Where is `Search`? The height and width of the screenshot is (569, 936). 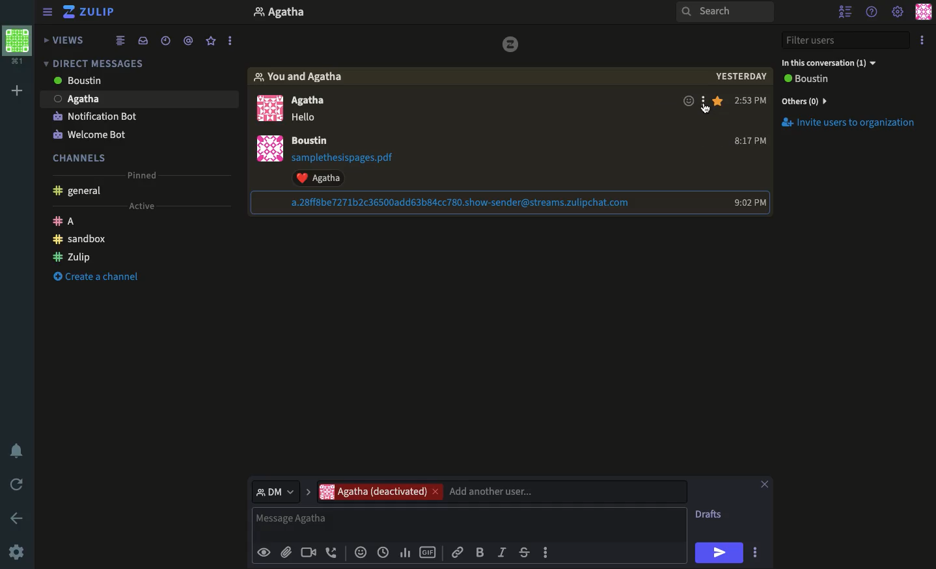 Search is located at coordinates (725, 12).